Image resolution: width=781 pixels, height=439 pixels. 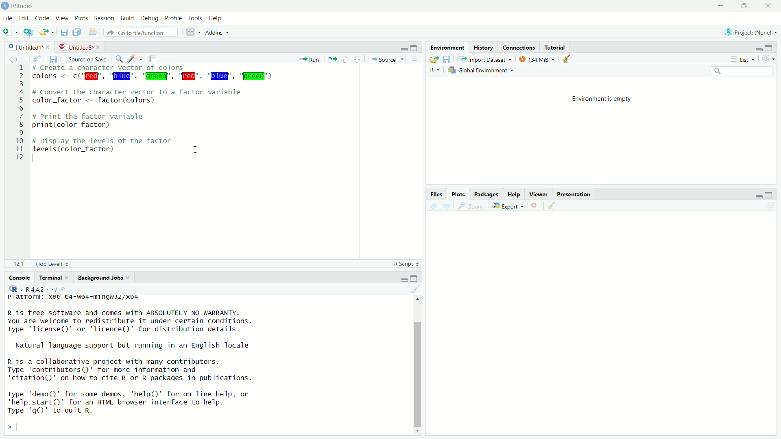 What do you see at coordinates (458, 193) in the screenshot?
I see `Plots` at bounding box center [458, 193].